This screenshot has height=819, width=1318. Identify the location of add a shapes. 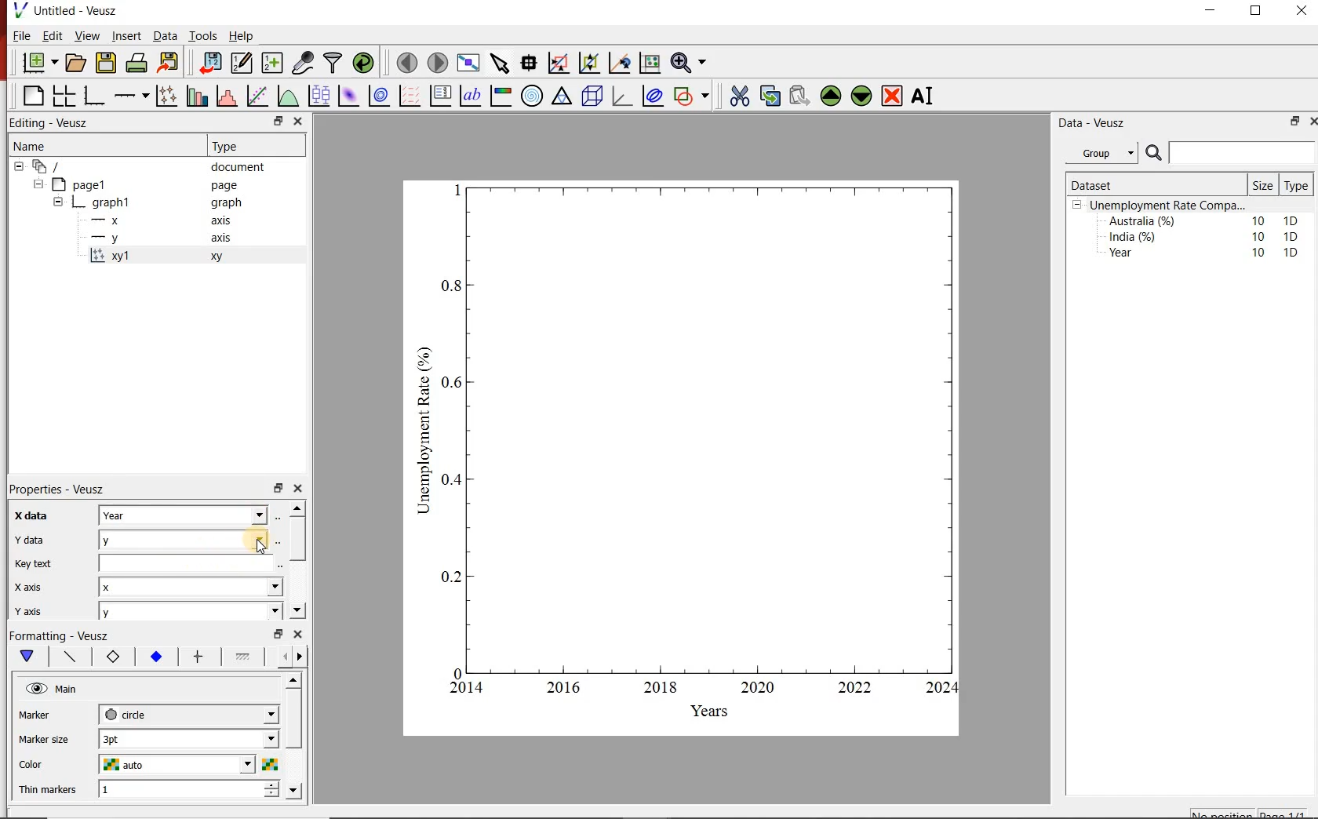
(691, 96).